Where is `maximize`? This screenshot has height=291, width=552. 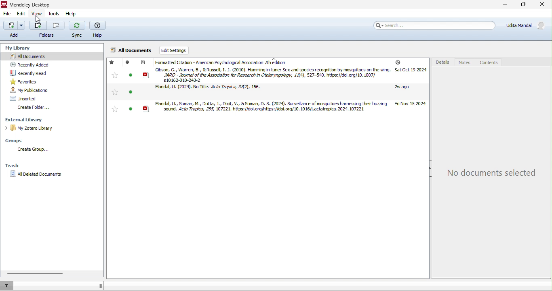
maximize is located at coordinates (523, 6).